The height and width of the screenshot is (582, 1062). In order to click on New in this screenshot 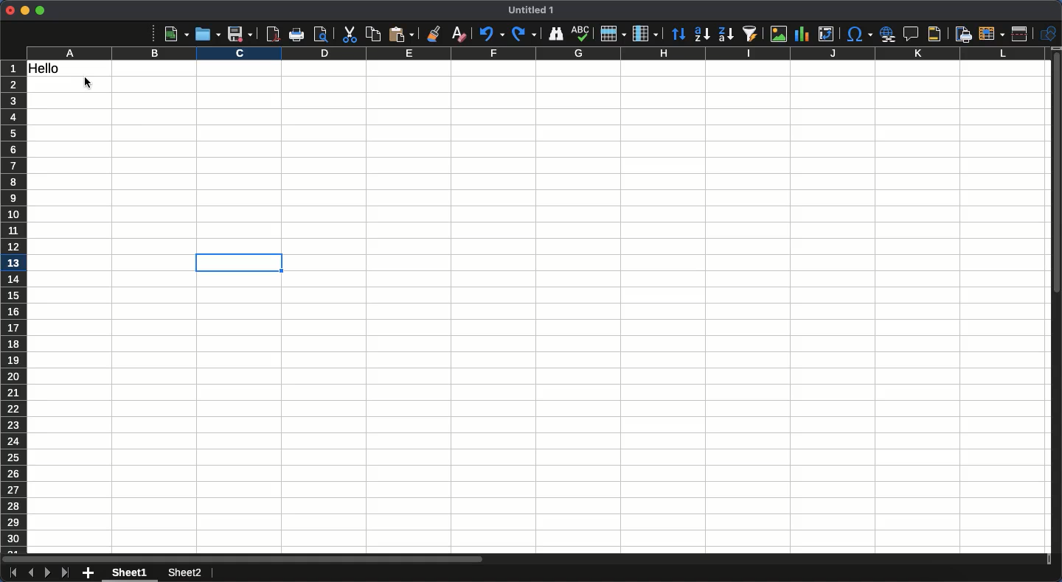, I will do `click(176, 33)`.